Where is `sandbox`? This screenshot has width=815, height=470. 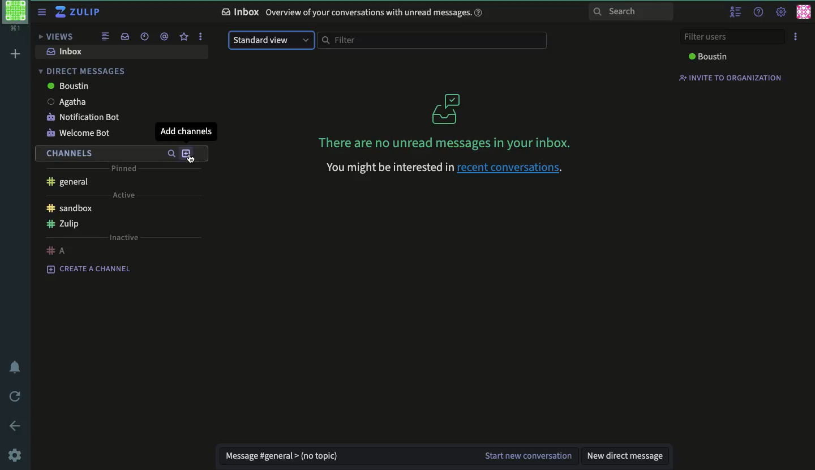 sandbox is located at coordinates (67, 208).